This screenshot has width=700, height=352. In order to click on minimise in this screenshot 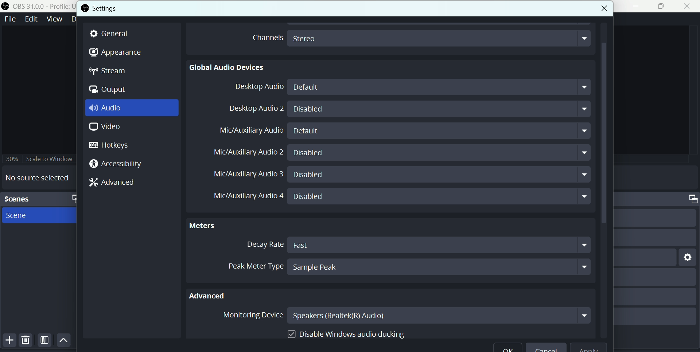, I will do `click(638, 6)`.